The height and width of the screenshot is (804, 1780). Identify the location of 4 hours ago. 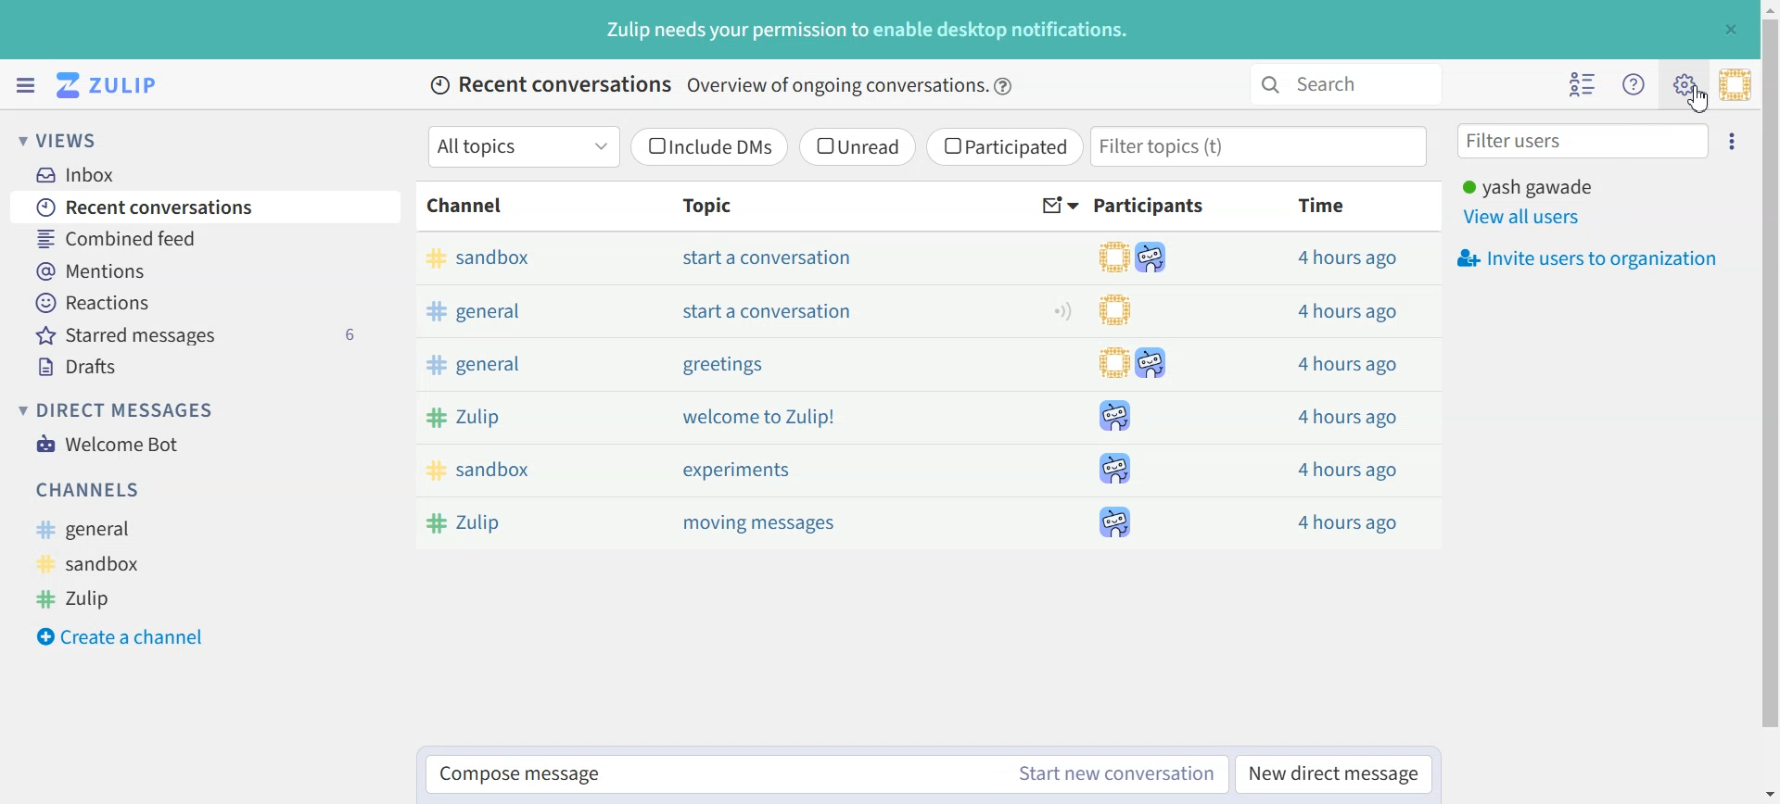
(1341, 468).